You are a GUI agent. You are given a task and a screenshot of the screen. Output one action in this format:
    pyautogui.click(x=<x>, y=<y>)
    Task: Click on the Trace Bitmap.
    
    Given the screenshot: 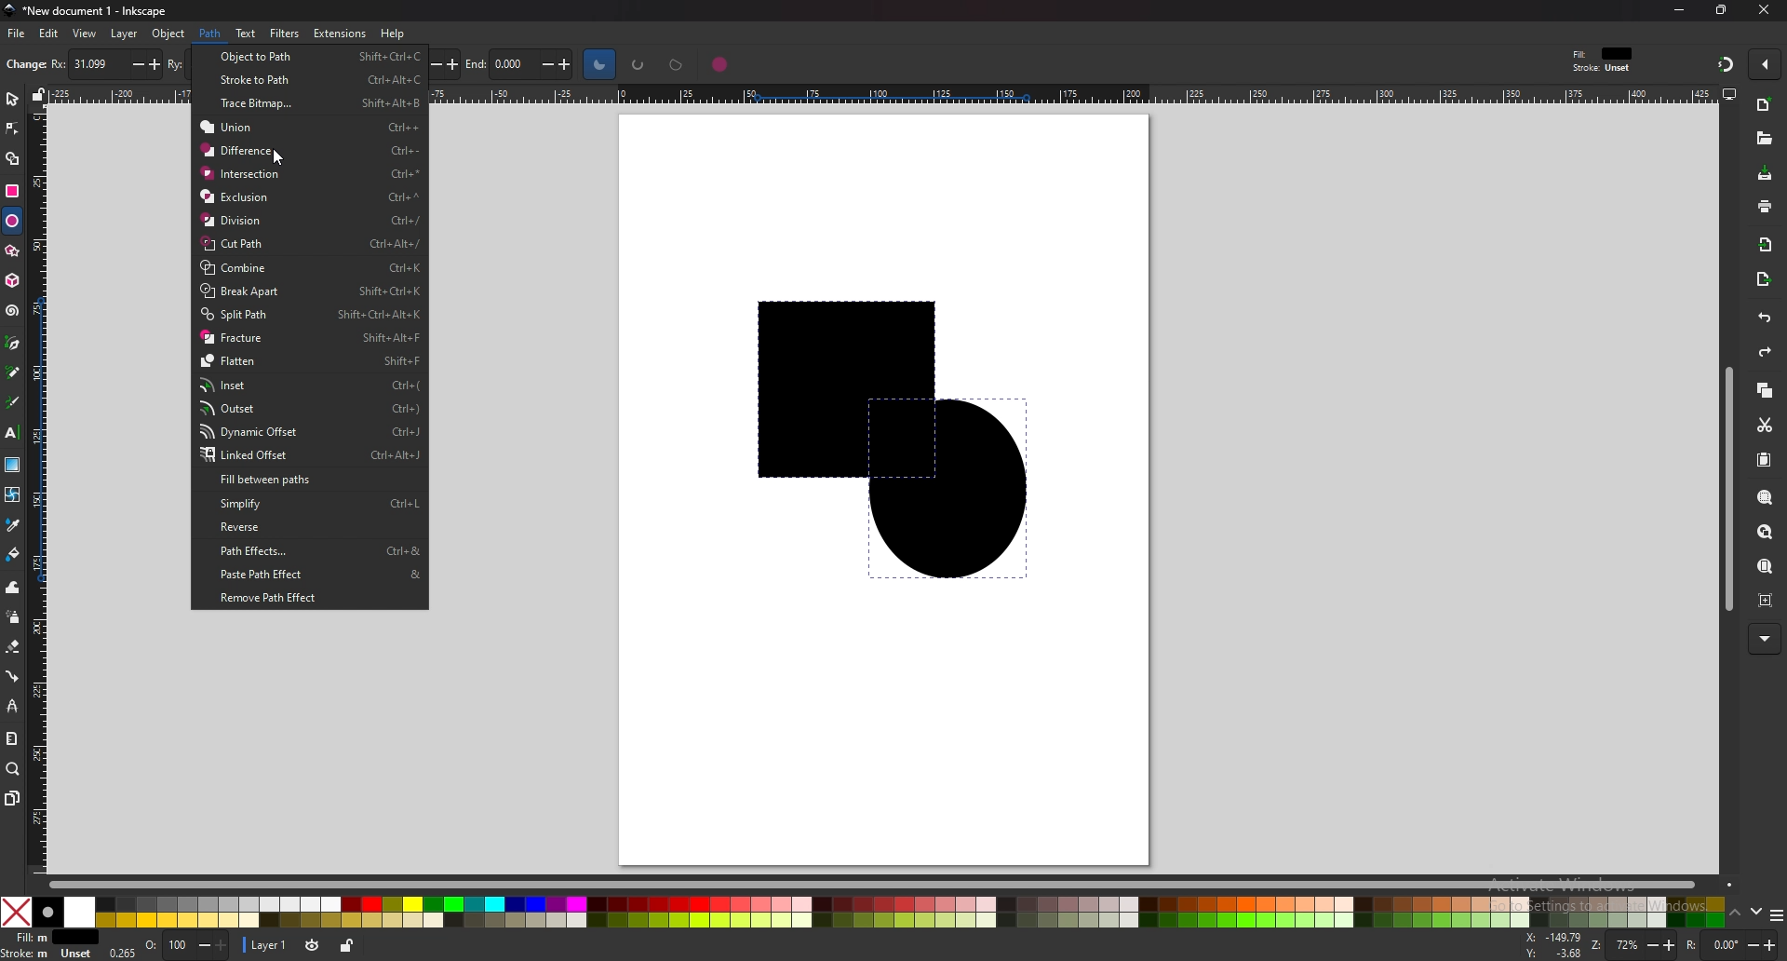 What is the action you would take?
    pyautogui.click(x=318, y=103)
    